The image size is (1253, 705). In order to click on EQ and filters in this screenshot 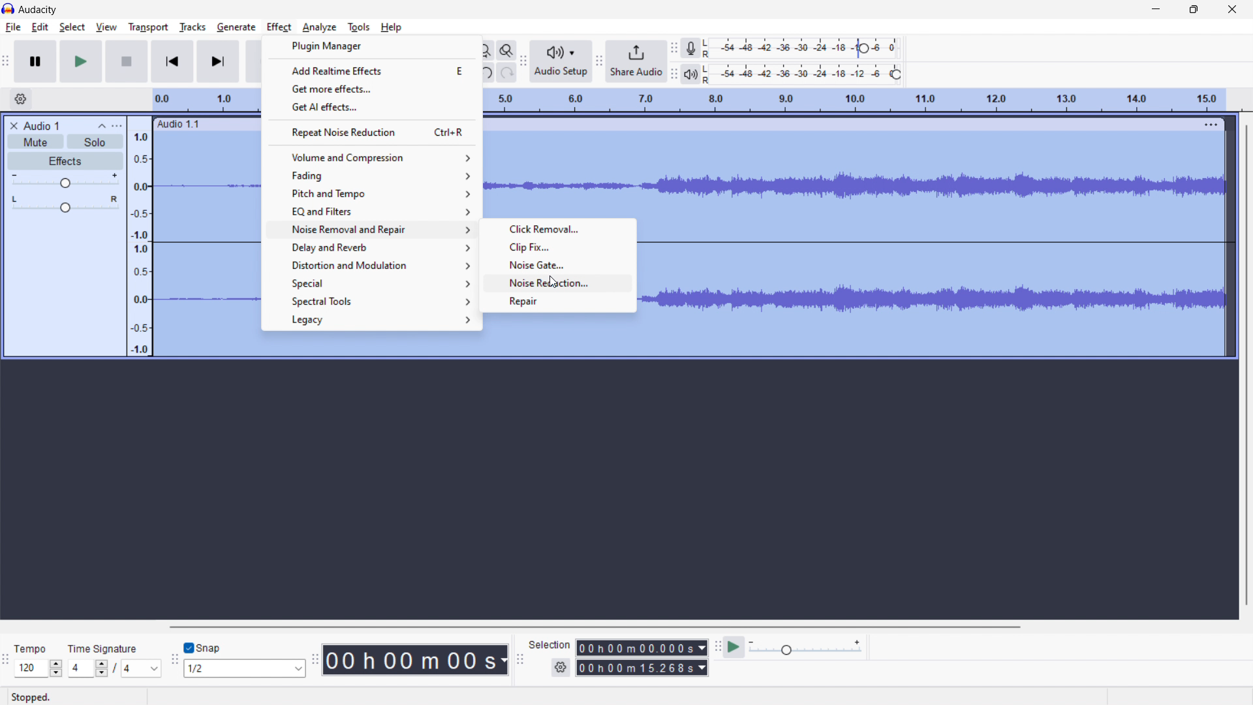, I will do `click(371, 210)`.